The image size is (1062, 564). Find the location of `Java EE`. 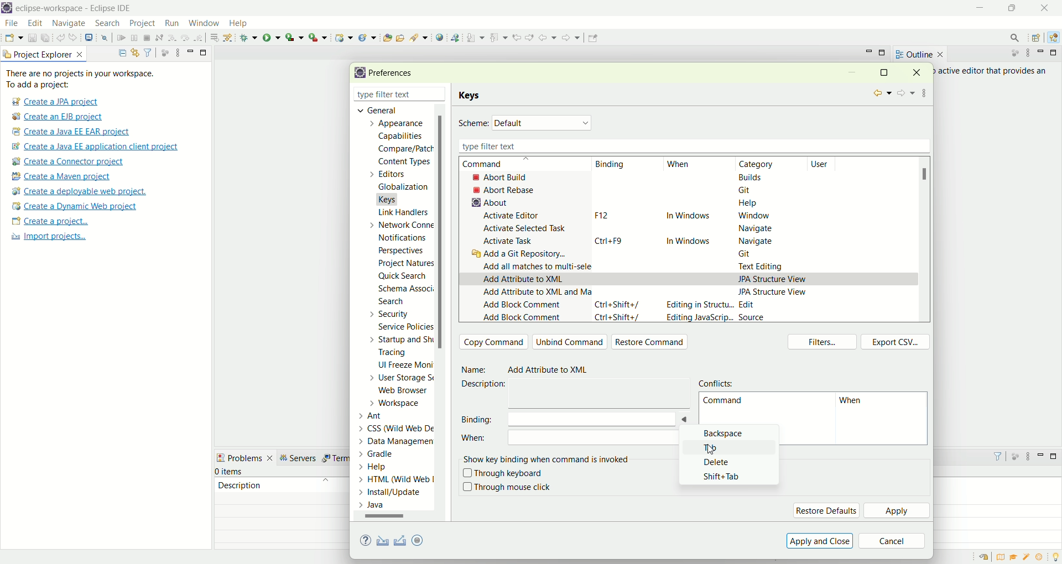

Java EE is located at coordinates (1055, 38).